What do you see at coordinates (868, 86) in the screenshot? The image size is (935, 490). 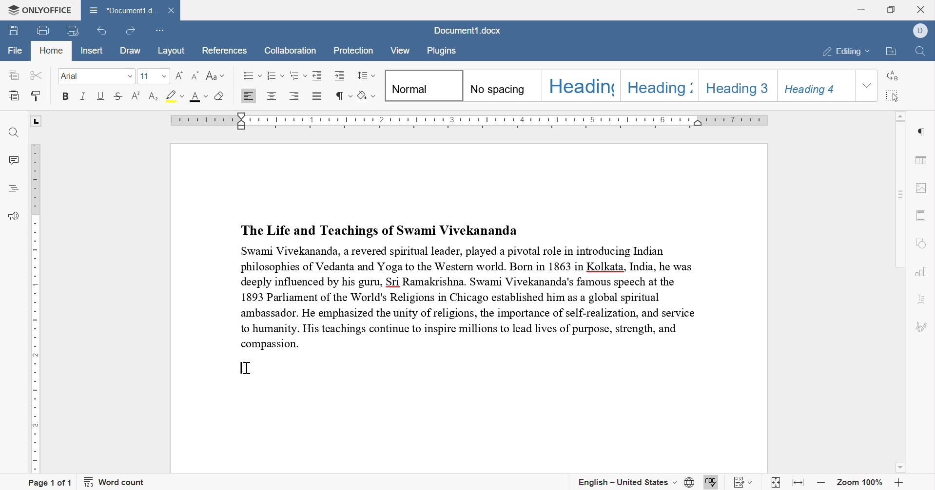 I see `drop down` at bounding box center [868, 86].